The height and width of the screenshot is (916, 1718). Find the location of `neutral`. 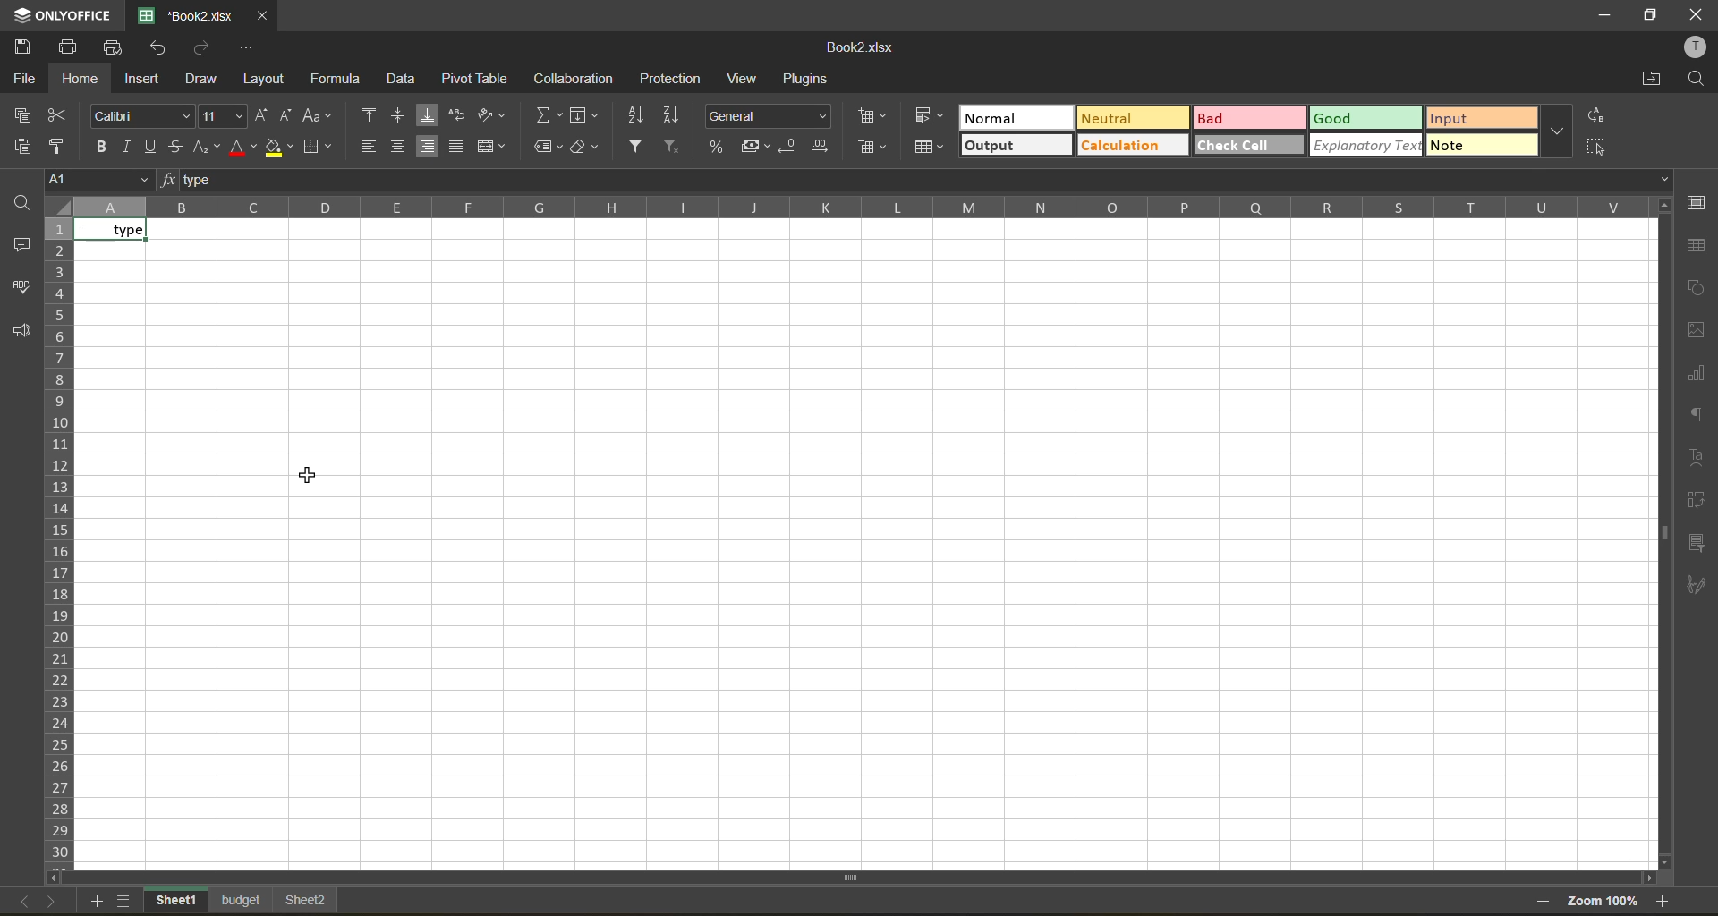

neutral is located at coordinates (1130, 121).